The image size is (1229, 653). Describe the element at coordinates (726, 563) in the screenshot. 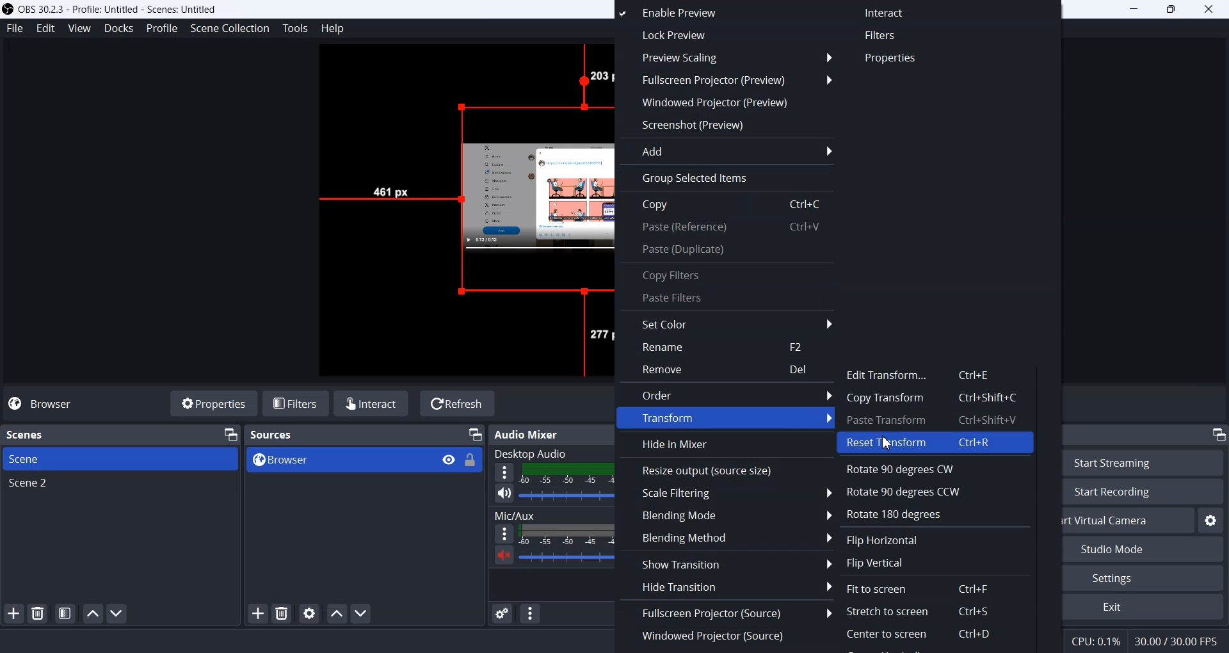

I see `Show Transition` at that location.